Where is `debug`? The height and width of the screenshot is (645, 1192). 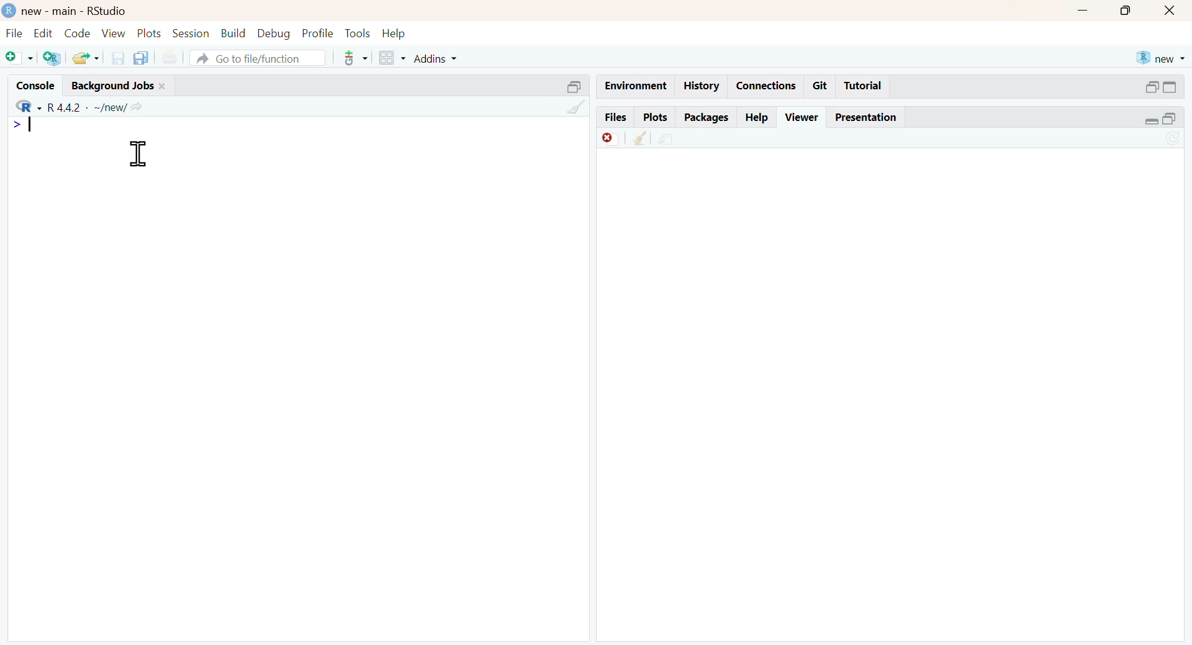
debug is located at coordinates (275, 35).